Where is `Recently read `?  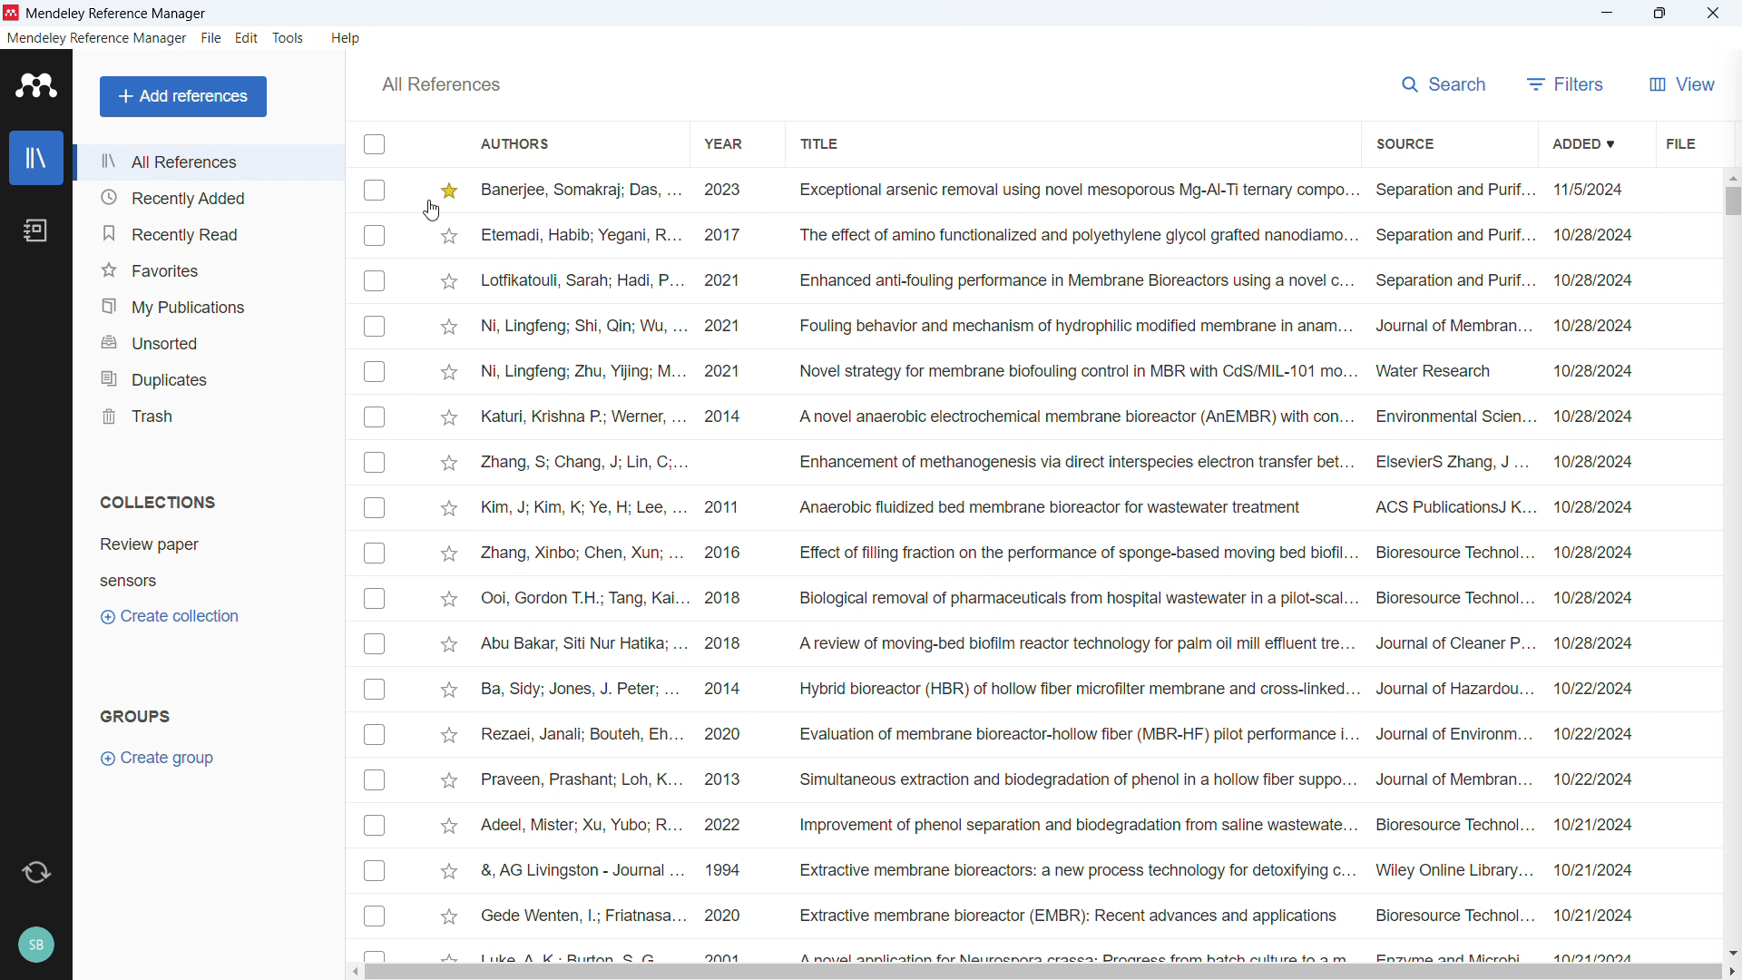 Recently read  is located at coordinates (208, 230).